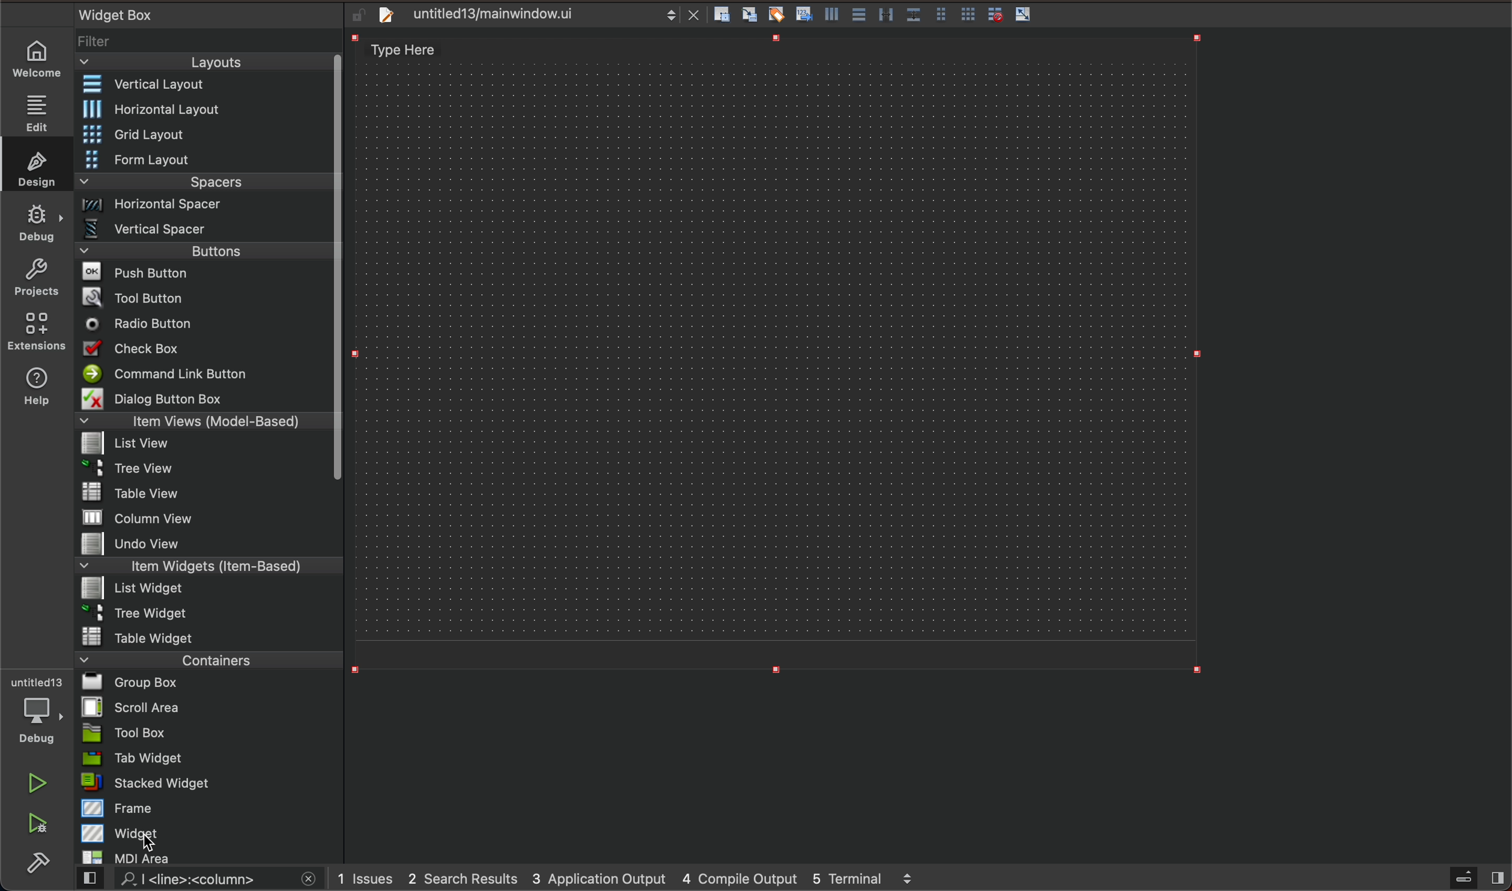 The image size is (1512, 891). I want to click on column view, so click(208, 517).